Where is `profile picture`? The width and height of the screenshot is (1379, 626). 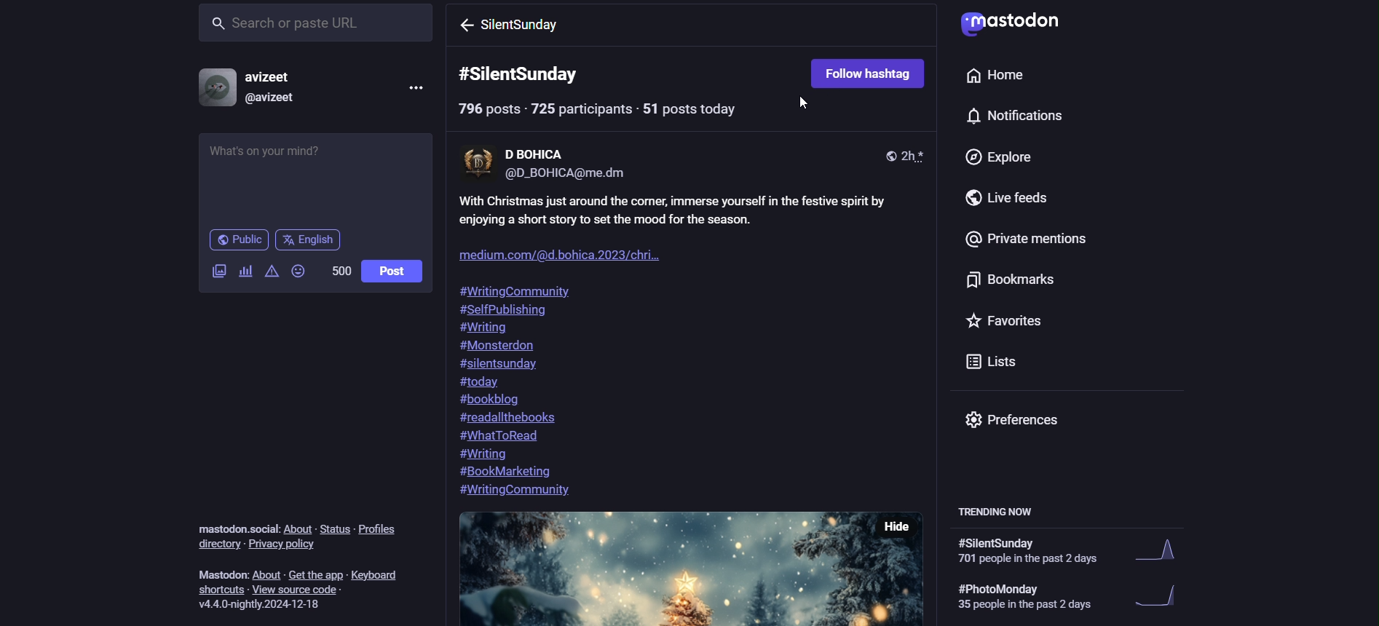
profile picture is located at coordinates (217, 87).